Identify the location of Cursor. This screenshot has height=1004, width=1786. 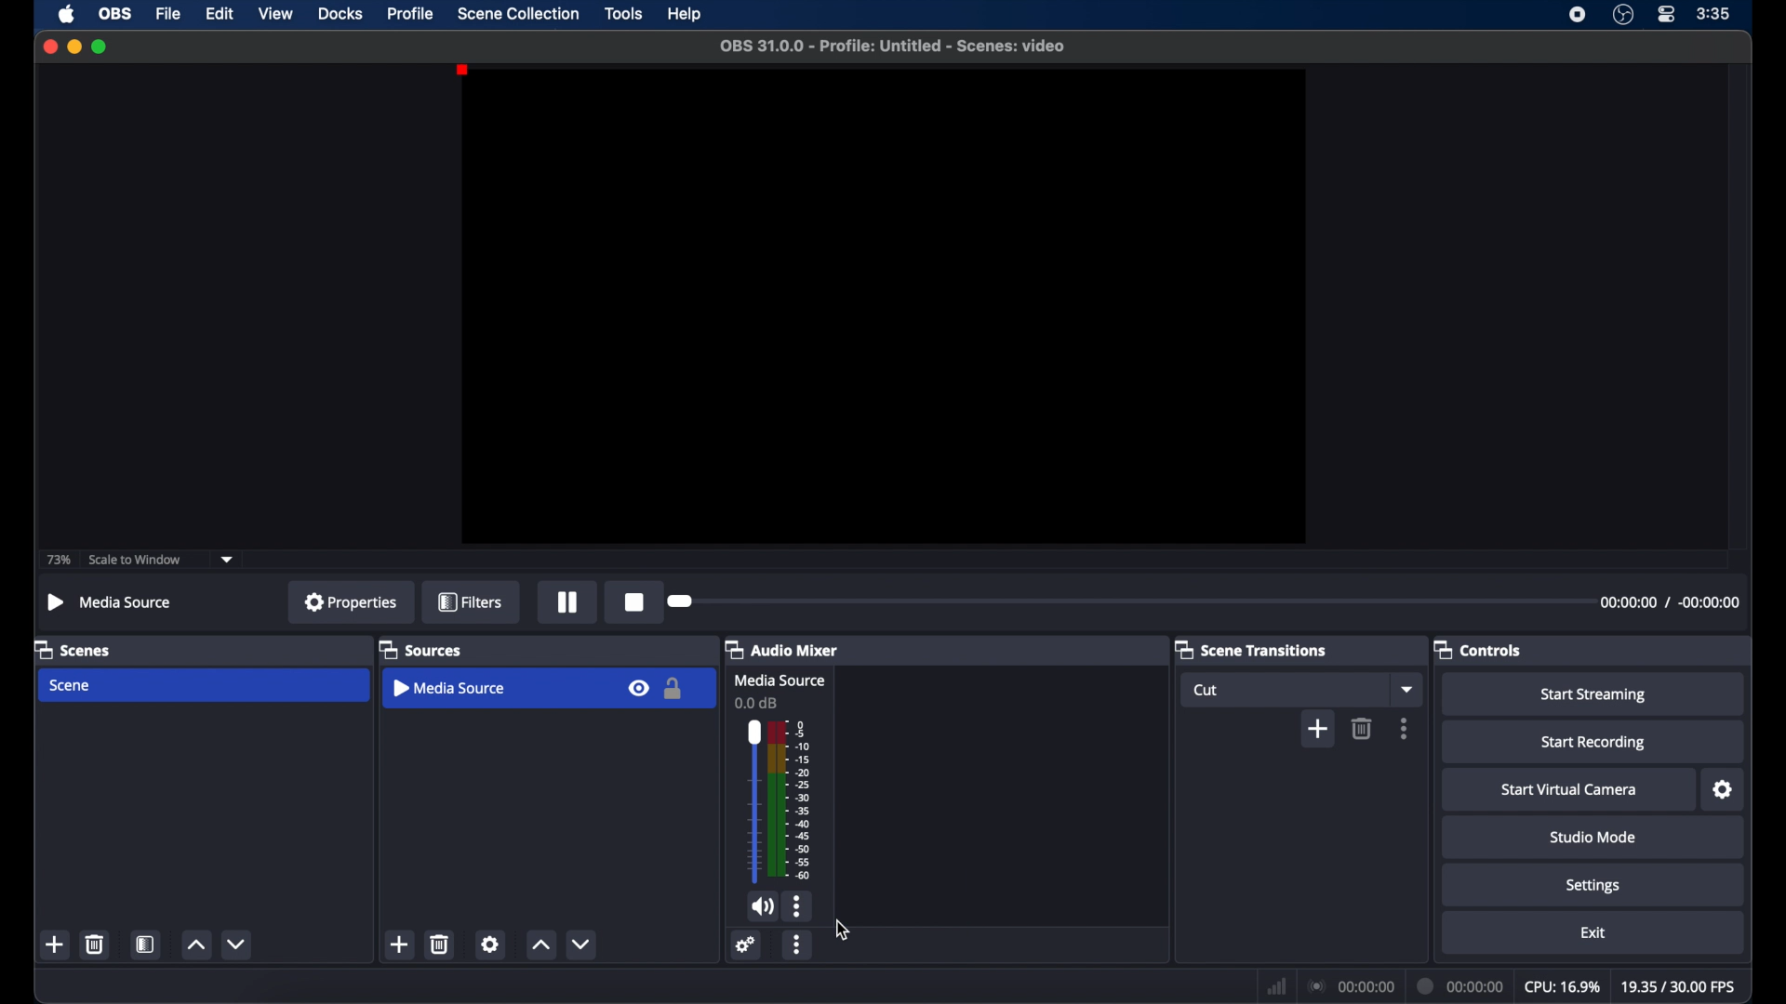
(847, 931).